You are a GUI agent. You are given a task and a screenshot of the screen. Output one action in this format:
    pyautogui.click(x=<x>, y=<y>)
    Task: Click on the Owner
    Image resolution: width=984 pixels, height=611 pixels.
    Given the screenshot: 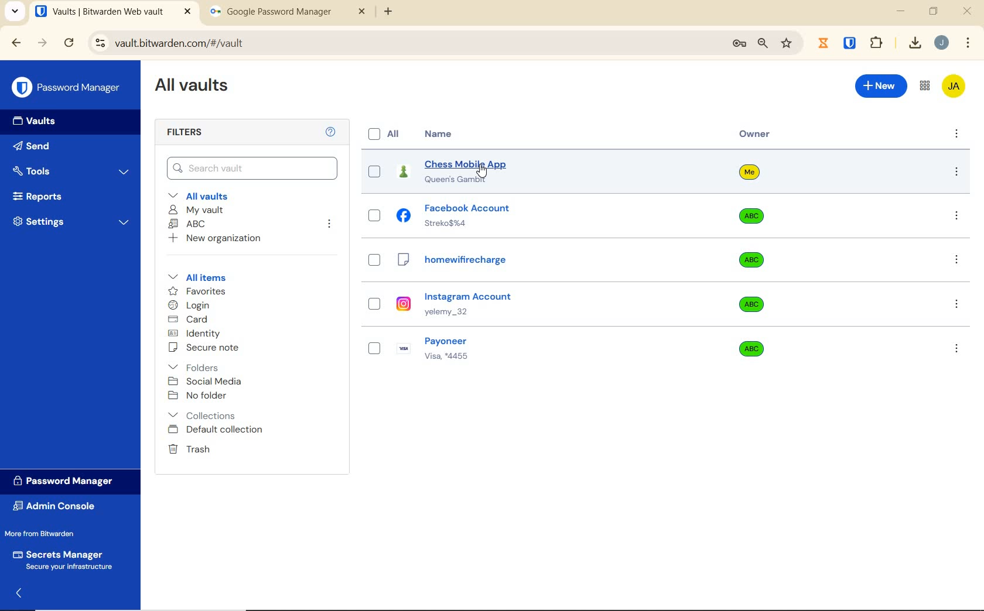 What is the action you would take?
    pyautogui.click(x=753, y=134)
    